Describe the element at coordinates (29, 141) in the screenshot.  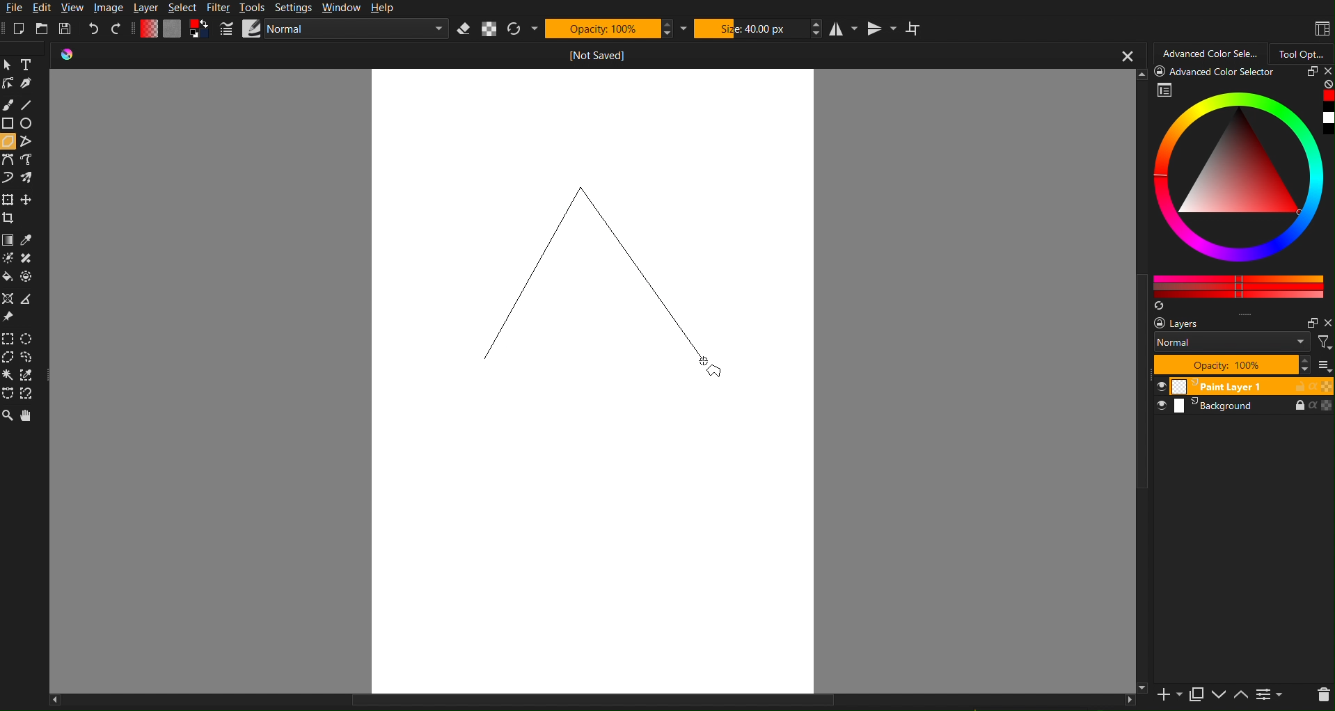
I see `polyline tool` at that location.